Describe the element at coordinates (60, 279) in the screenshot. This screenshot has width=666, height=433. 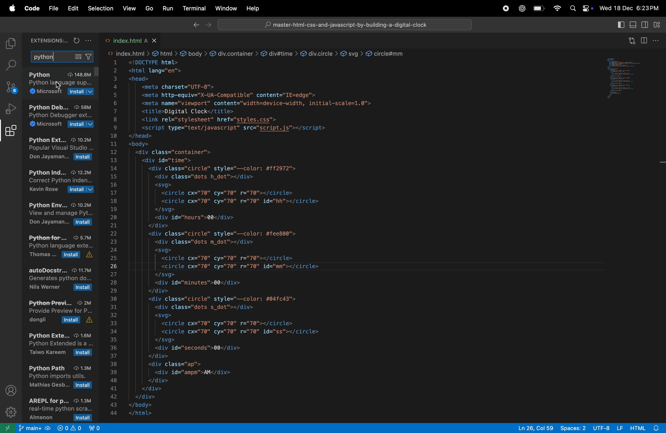
I see `auto docstrat ` at that location.